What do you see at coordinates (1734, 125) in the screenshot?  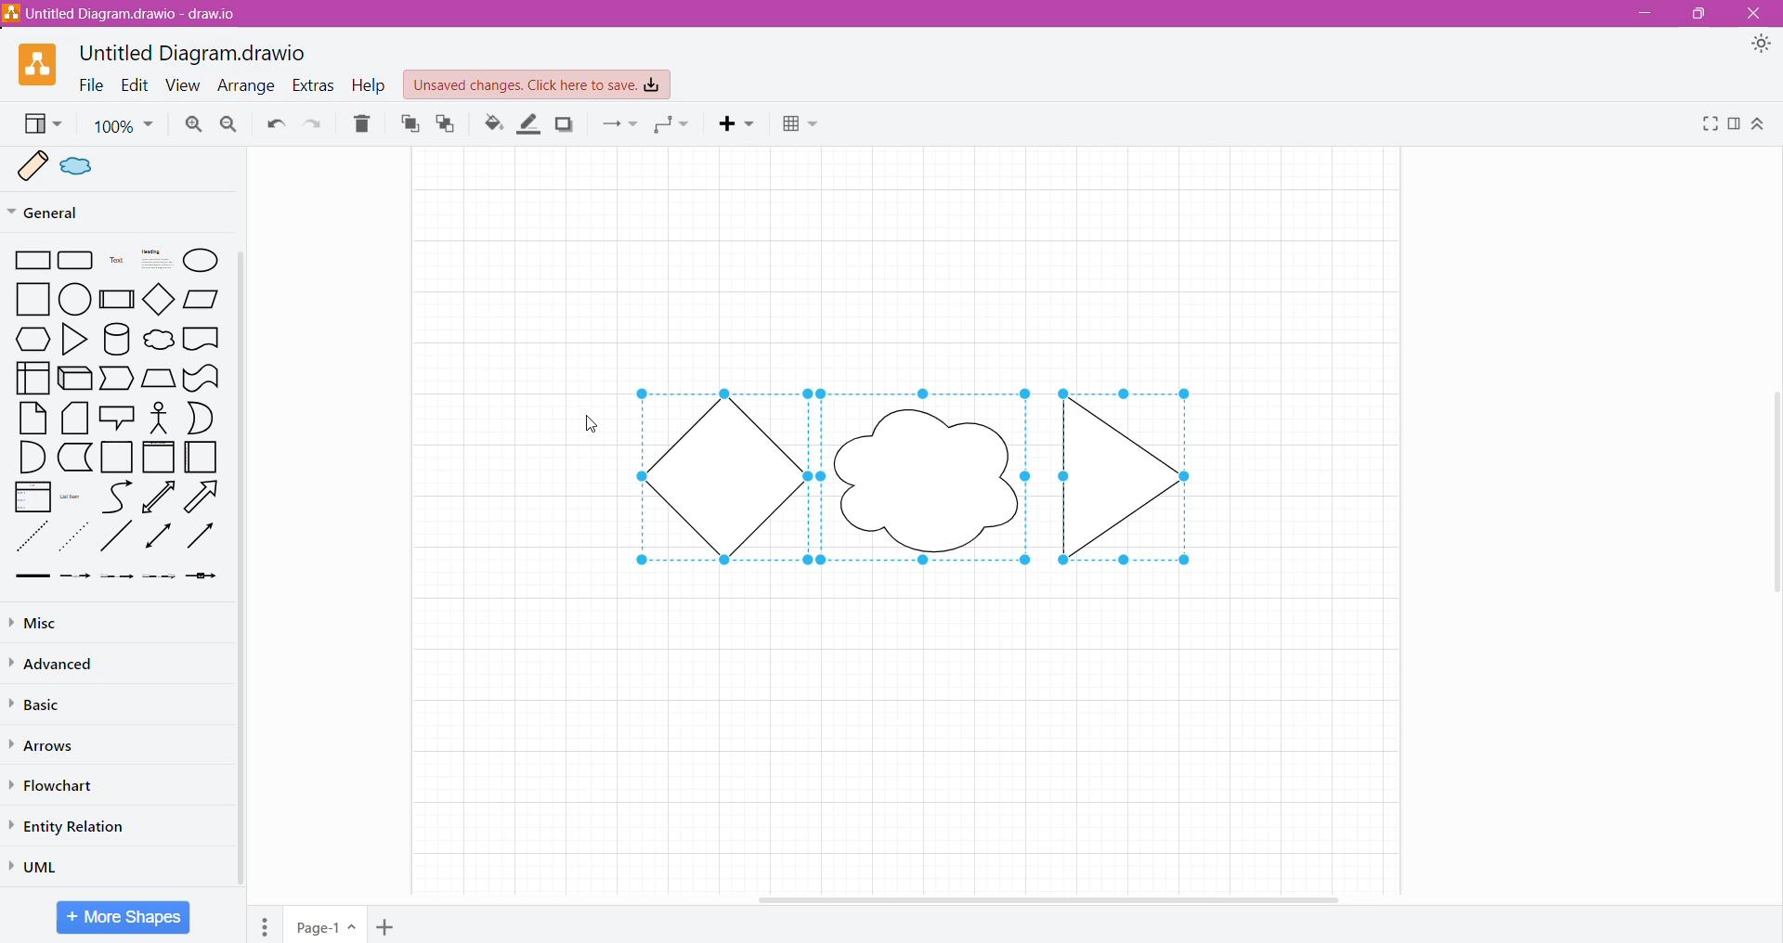 I see `Format` at bounding box center [1734, 125].